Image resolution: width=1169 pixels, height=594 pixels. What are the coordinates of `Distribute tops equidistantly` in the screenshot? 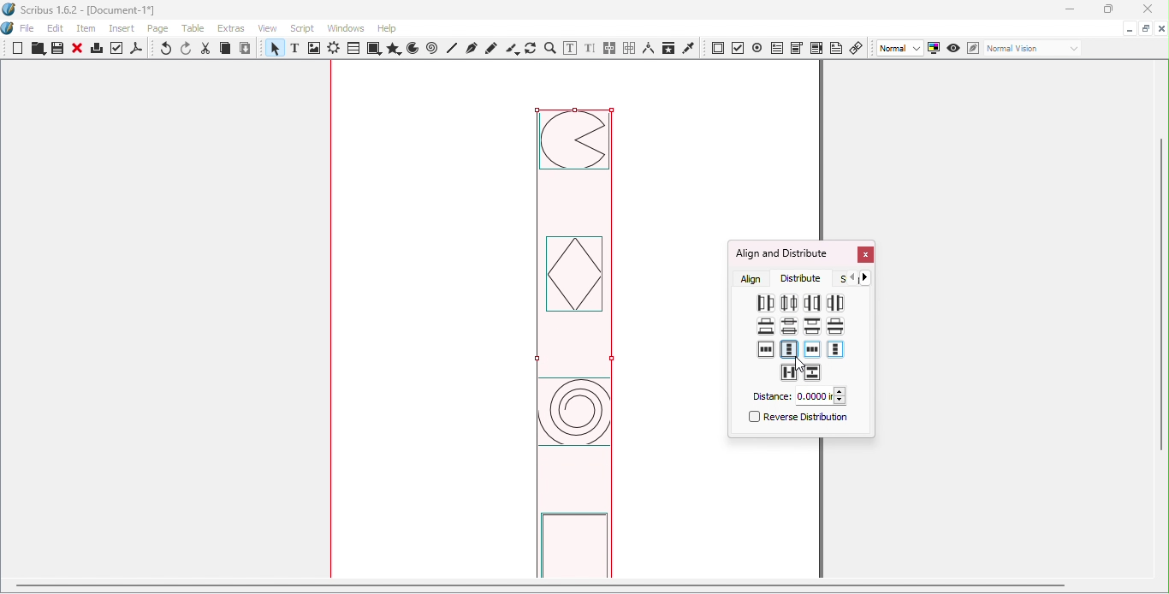 It's located at (812, 325).